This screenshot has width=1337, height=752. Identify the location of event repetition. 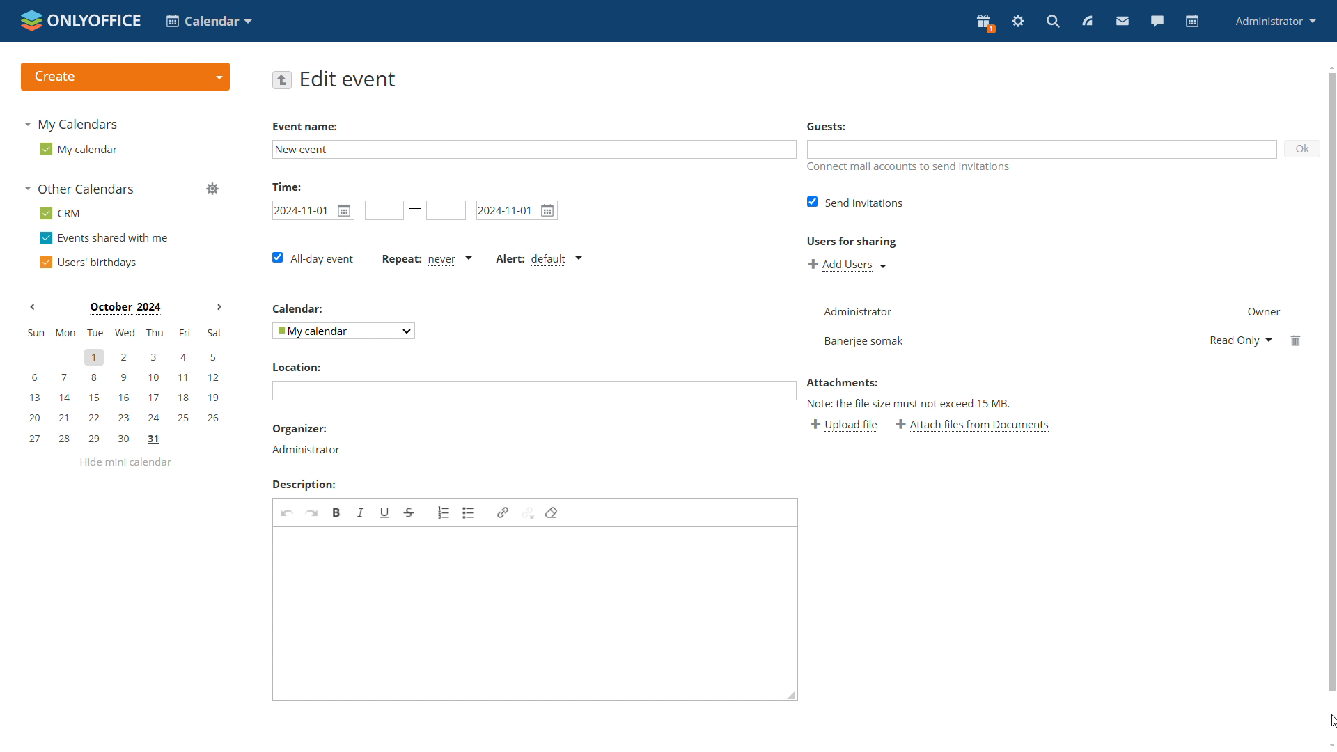
(428, 261).